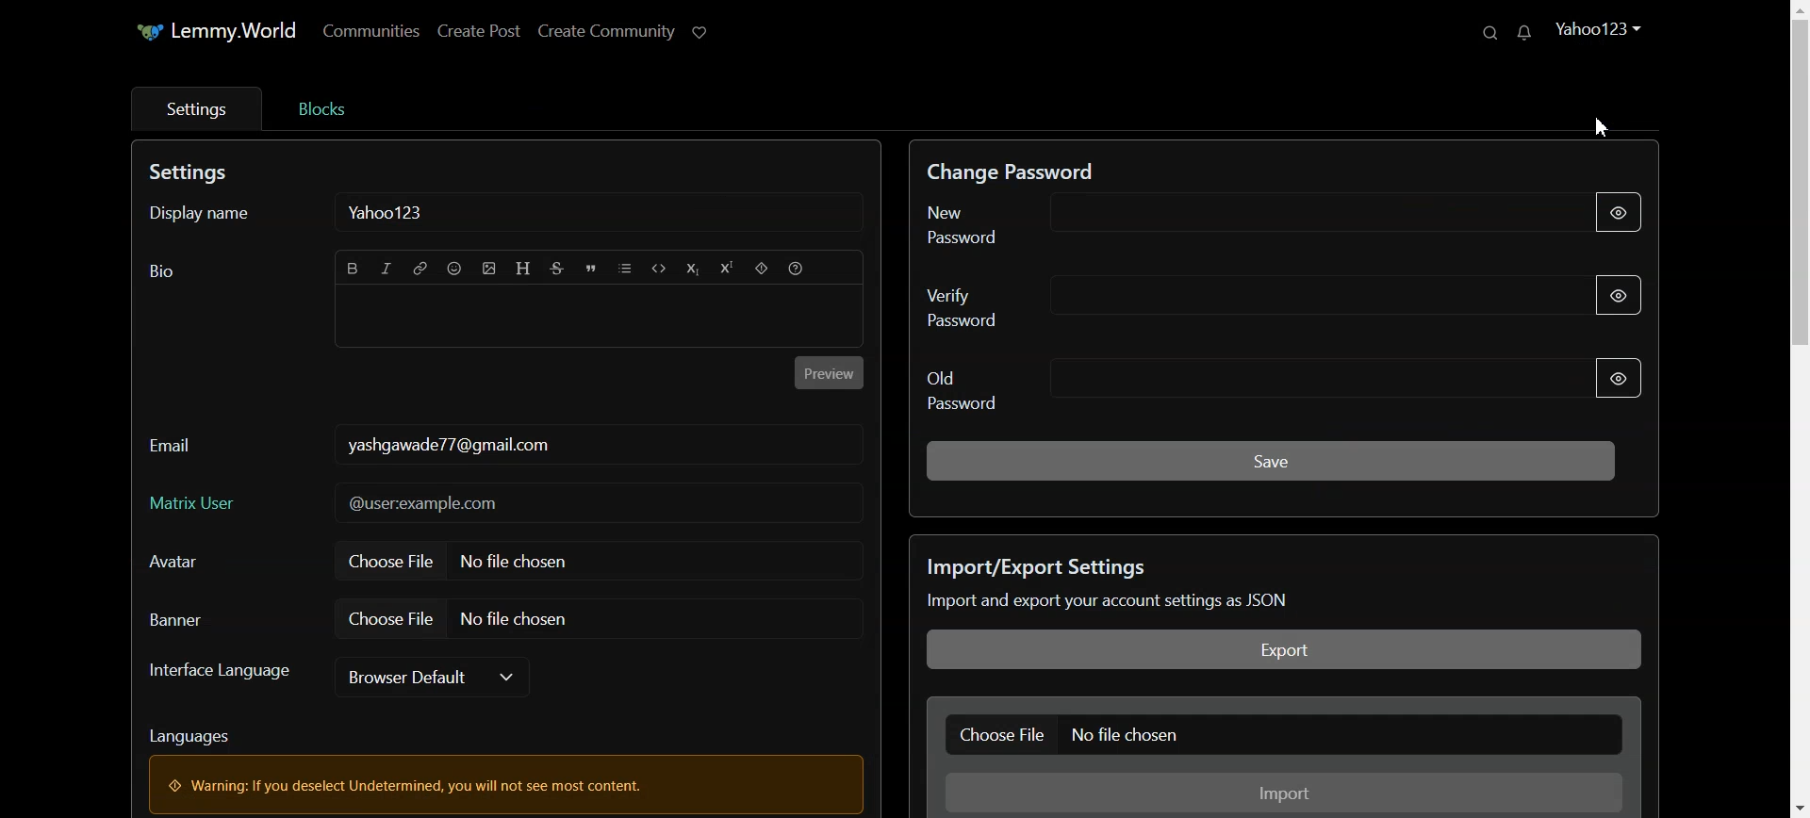  What do you see at coordinates (1618, 212) in the screenshot?
I see `Show Password` at bounding box center [1618, 212].